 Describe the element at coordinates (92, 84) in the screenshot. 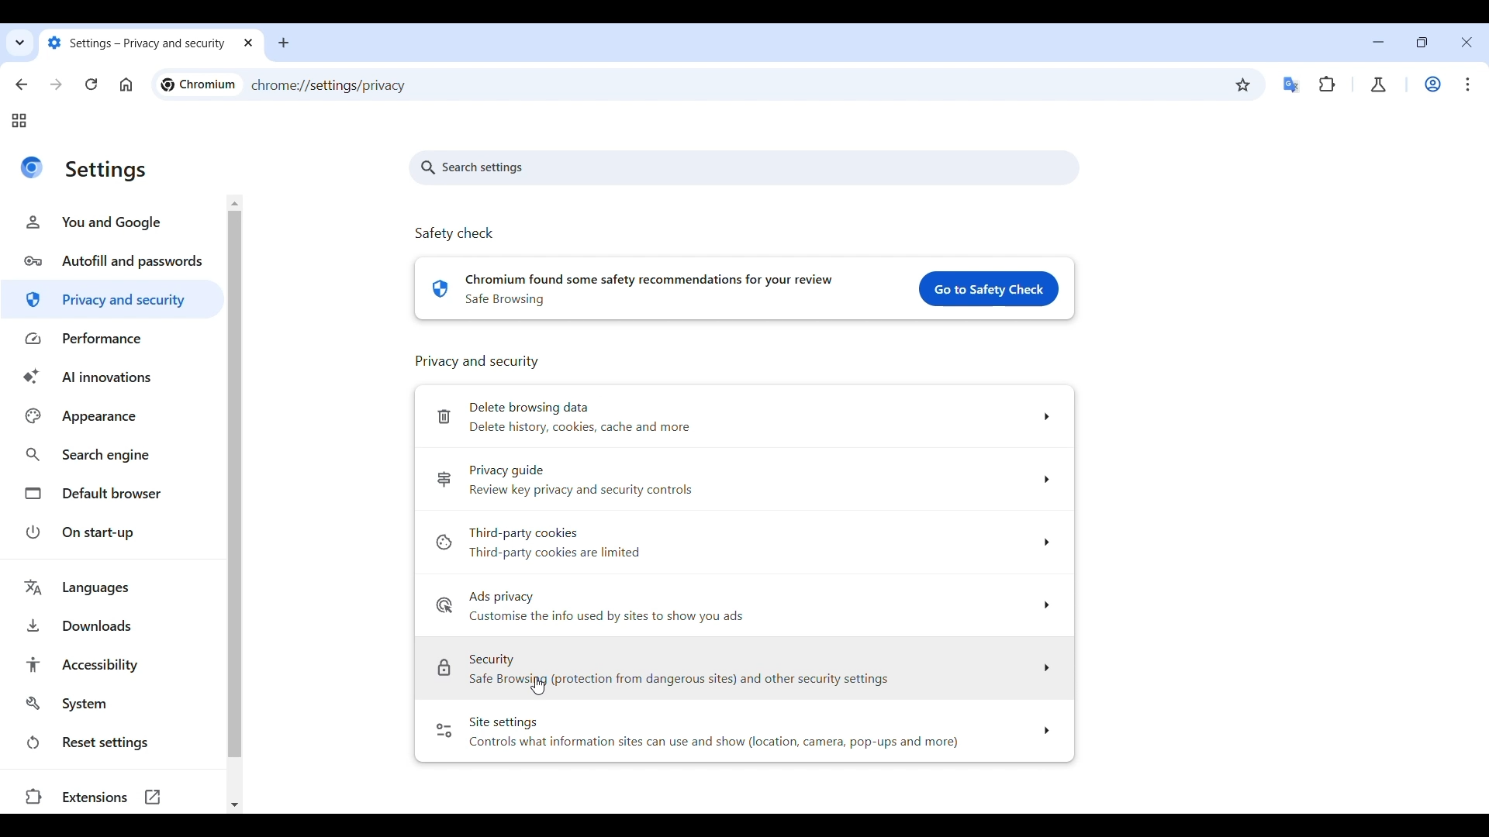

I see `Reload page` at that location.